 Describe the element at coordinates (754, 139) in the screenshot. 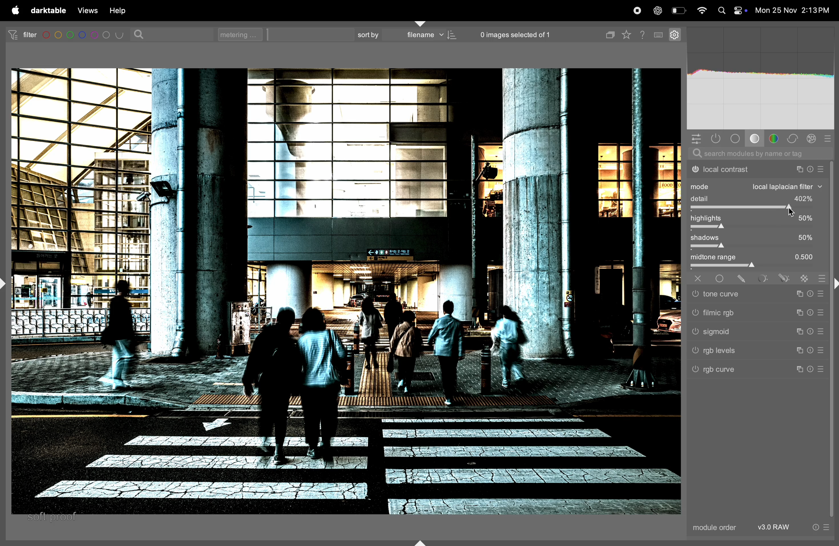

I see `base` at that location.